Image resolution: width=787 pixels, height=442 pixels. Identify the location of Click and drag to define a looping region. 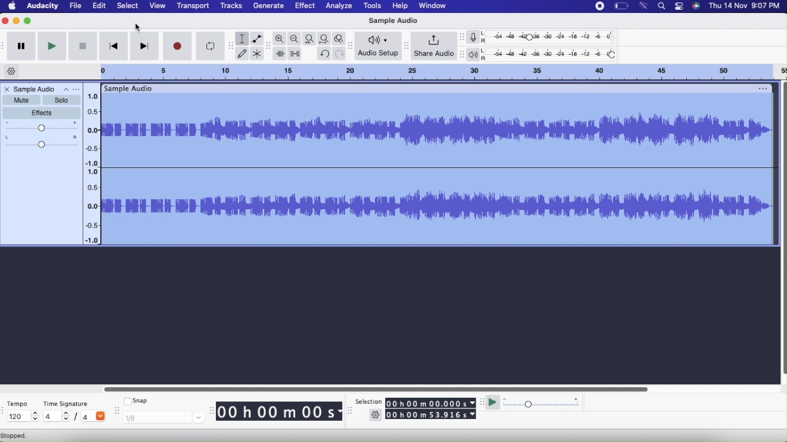
(437, 72).